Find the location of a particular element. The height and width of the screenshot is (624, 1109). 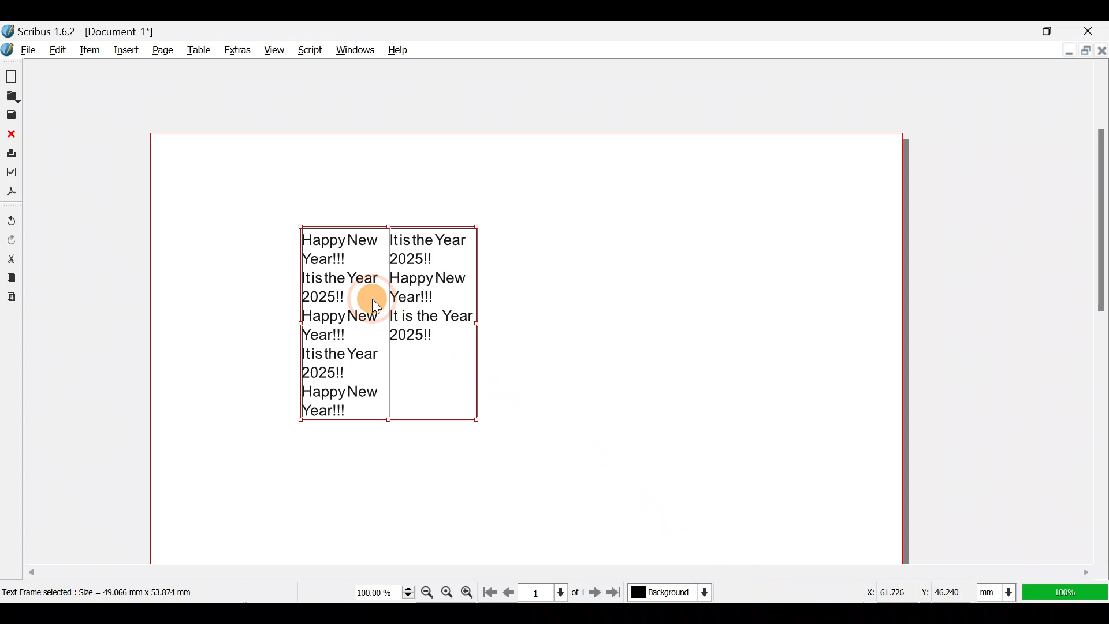

Save as PDF is located at coordinates (13, 194).